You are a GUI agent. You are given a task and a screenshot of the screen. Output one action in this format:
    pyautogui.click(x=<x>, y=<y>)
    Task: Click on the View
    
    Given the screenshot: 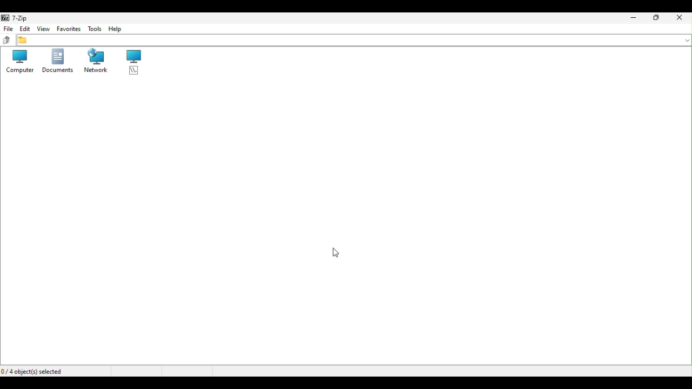 What is the action you would take?
    pyautogui.click(x=43, y=29)
    